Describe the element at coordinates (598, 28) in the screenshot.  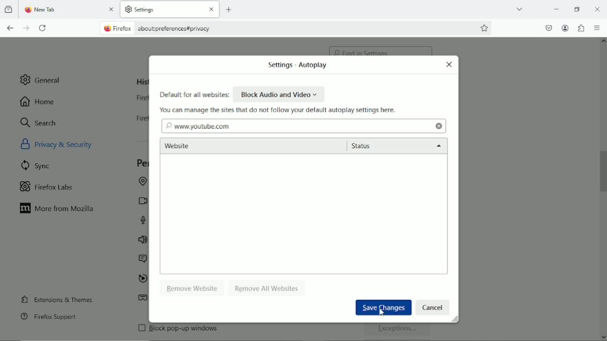
I see `Open application menu` at that location.